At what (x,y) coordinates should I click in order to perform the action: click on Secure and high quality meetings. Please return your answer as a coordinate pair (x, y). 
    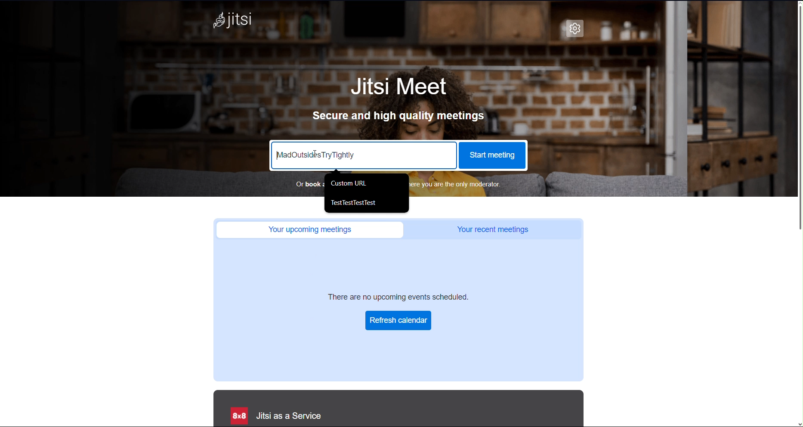
    Looking at the image, I should click on (394, 115).